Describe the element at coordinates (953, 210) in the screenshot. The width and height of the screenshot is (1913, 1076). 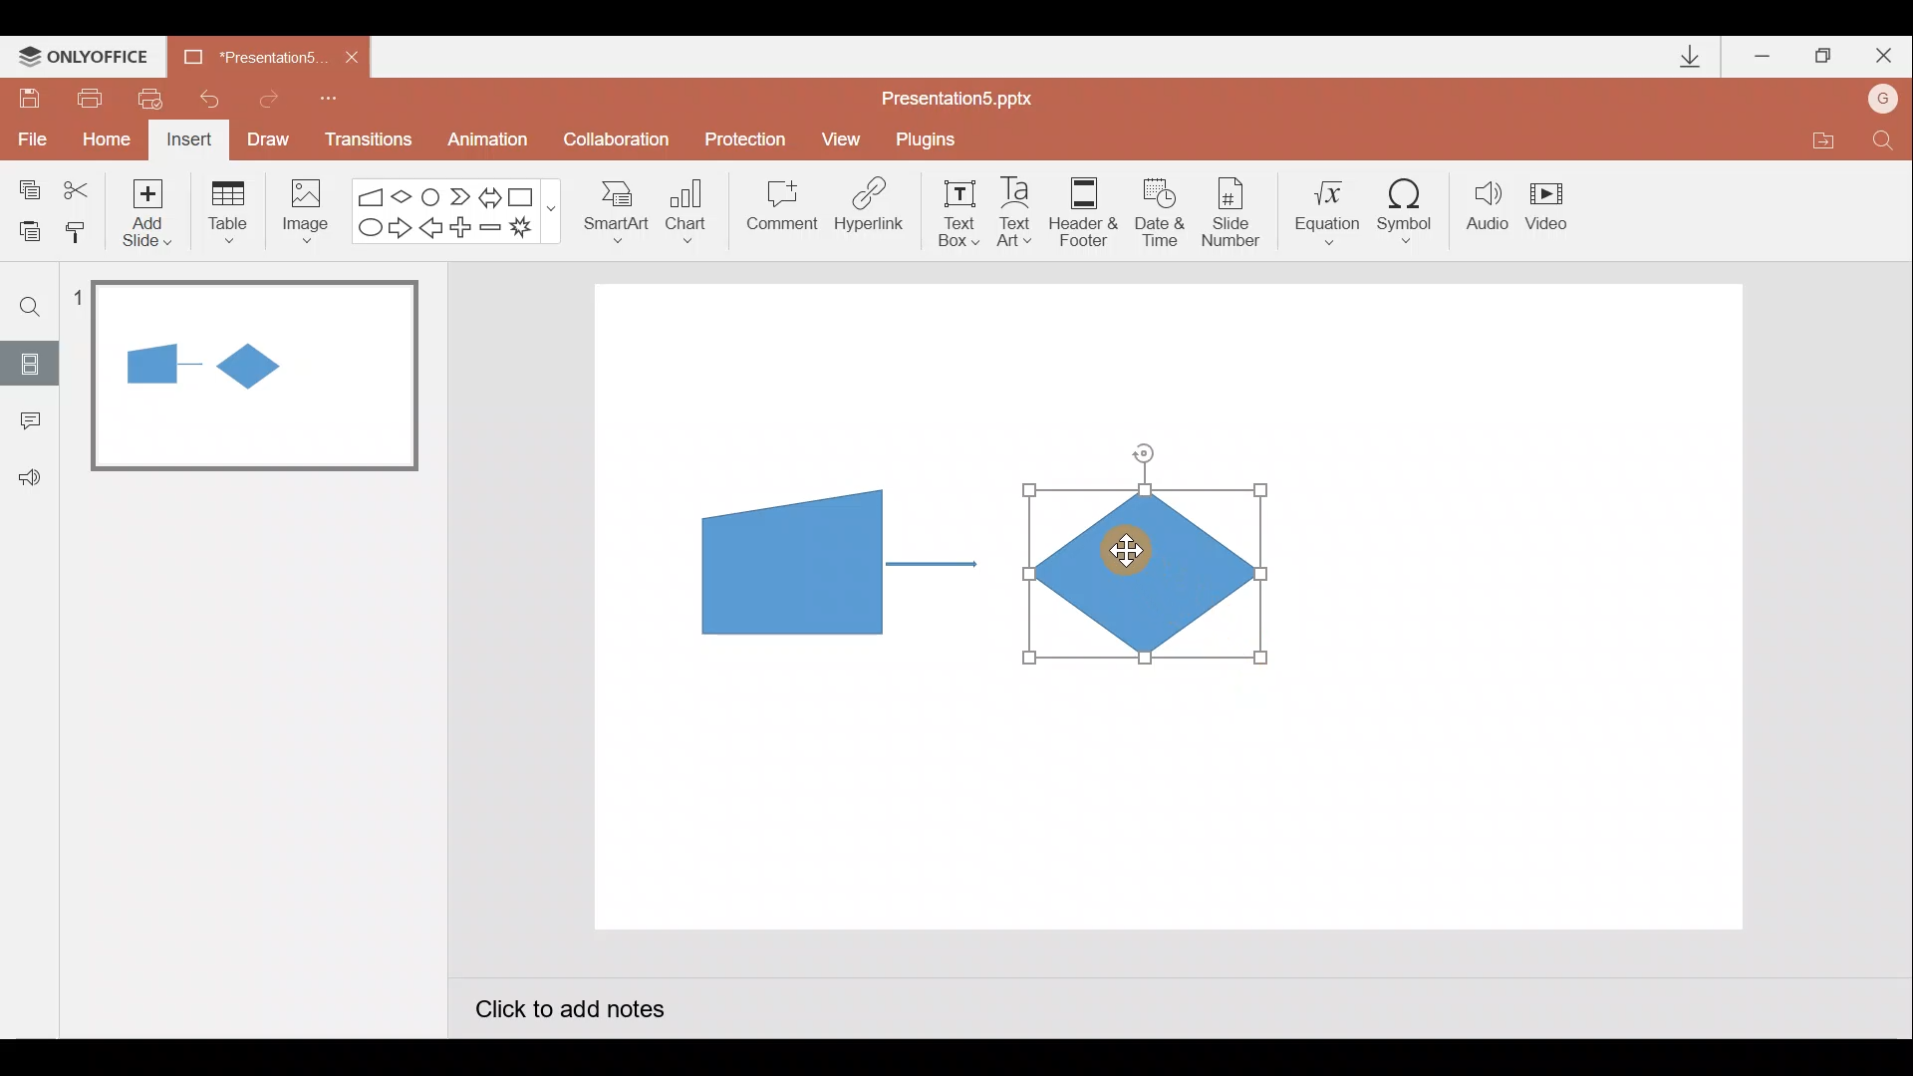
I see `Text box` at that location.